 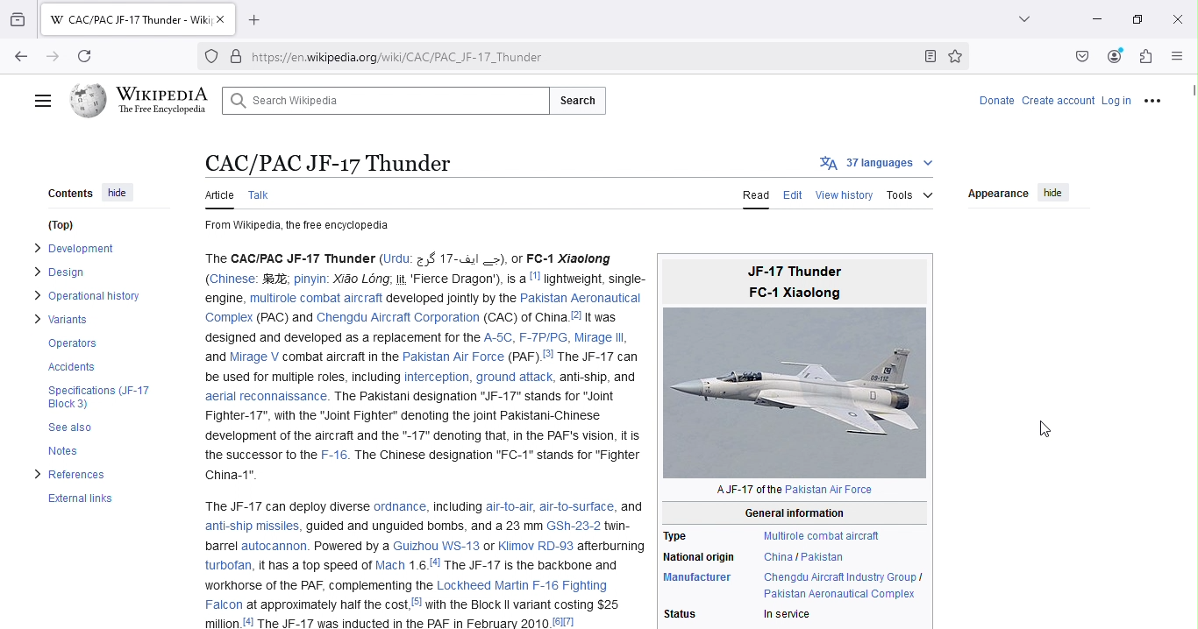 I want to click on Go forward one page, so click(x=53, y=55).